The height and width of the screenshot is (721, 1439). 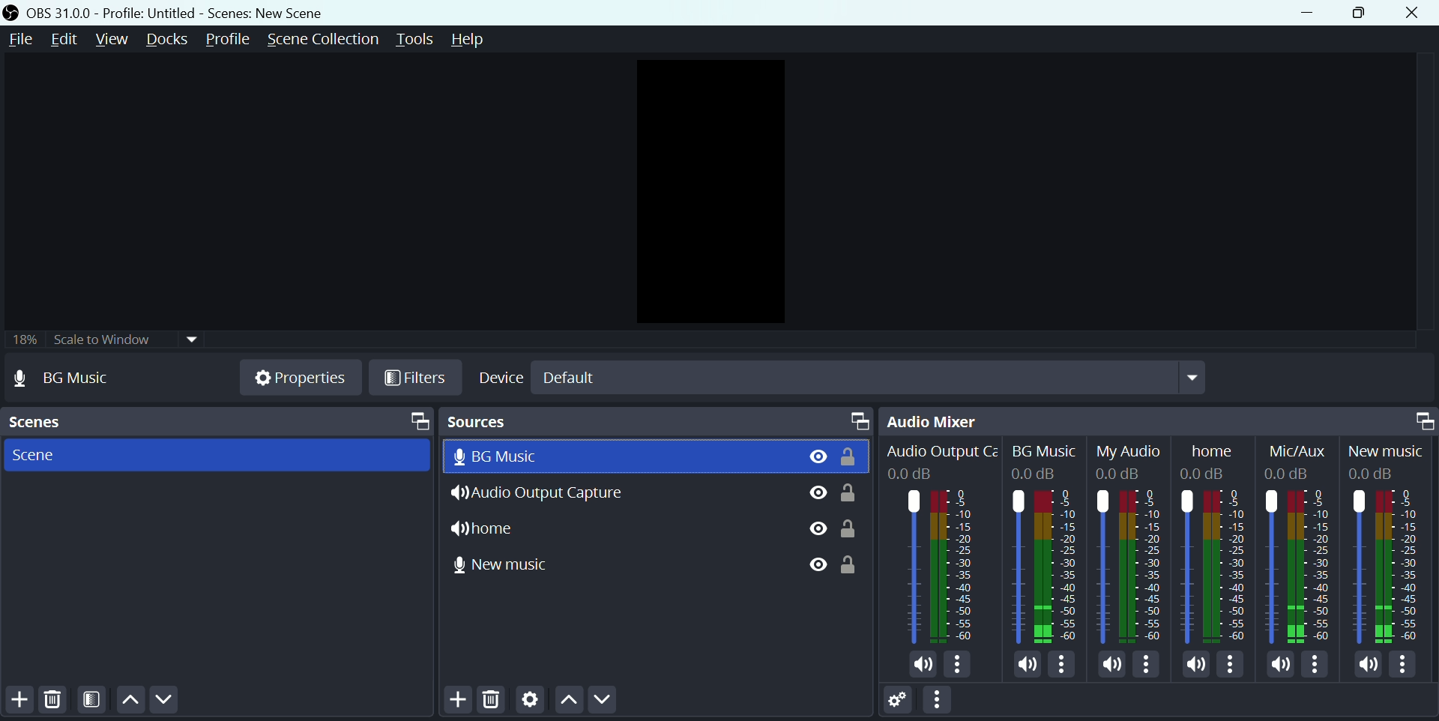 I want to click on Settings, so click(x=897, y=699).